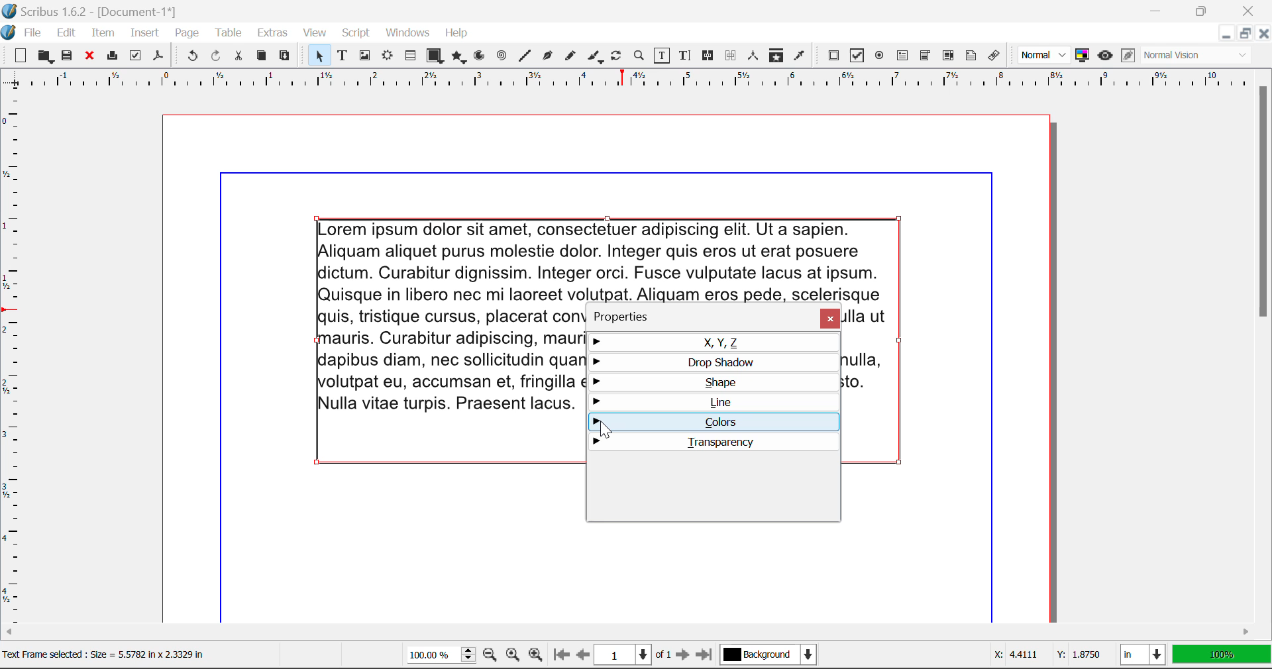  What do you see at coordinates (1202, 9) in the screenshot?
I see `Minimize` at bounding box center [1202, 9].